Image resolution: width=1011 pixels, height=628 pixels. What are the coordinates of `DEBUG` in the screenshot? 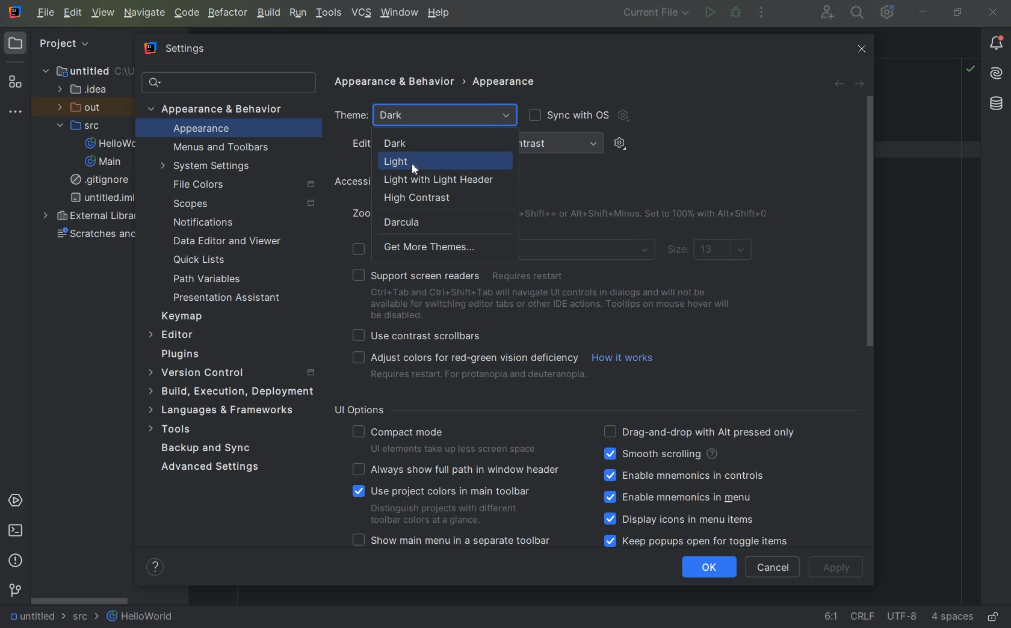 It's located at (737, 13).